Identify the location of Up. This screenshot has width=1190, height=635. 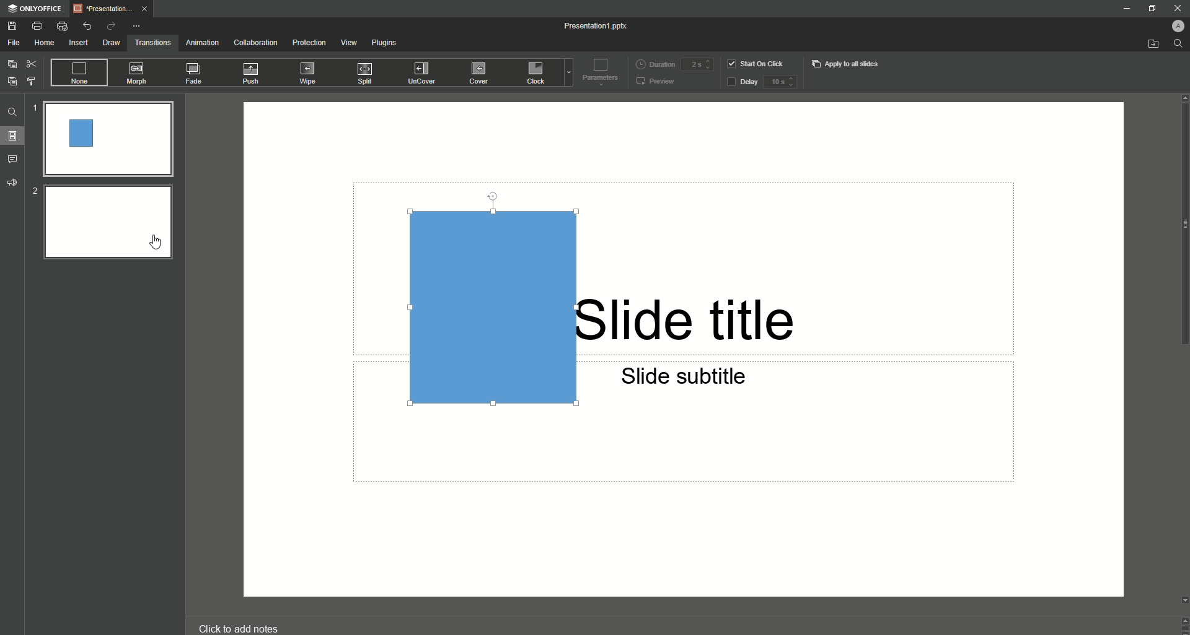
(1183, 97).